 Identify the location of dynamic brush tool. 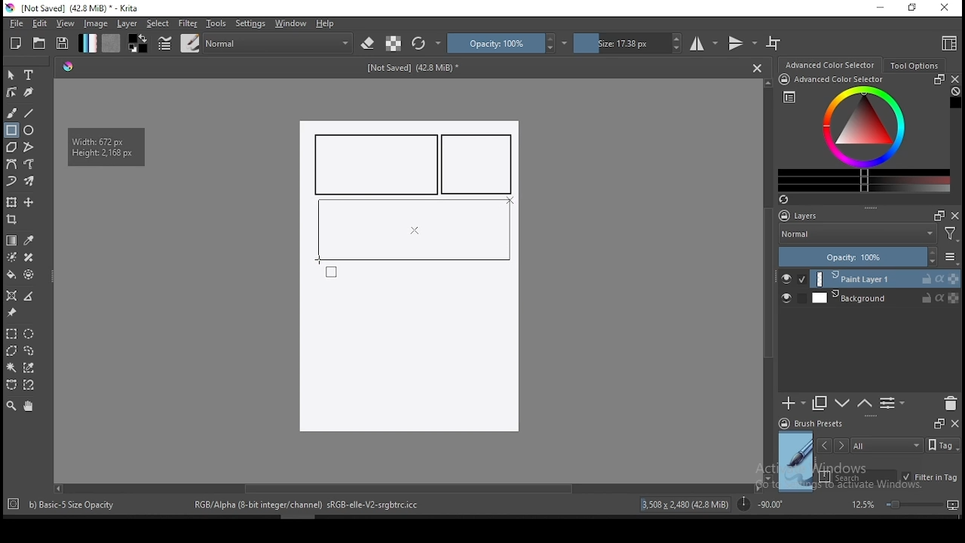
(11, 182).